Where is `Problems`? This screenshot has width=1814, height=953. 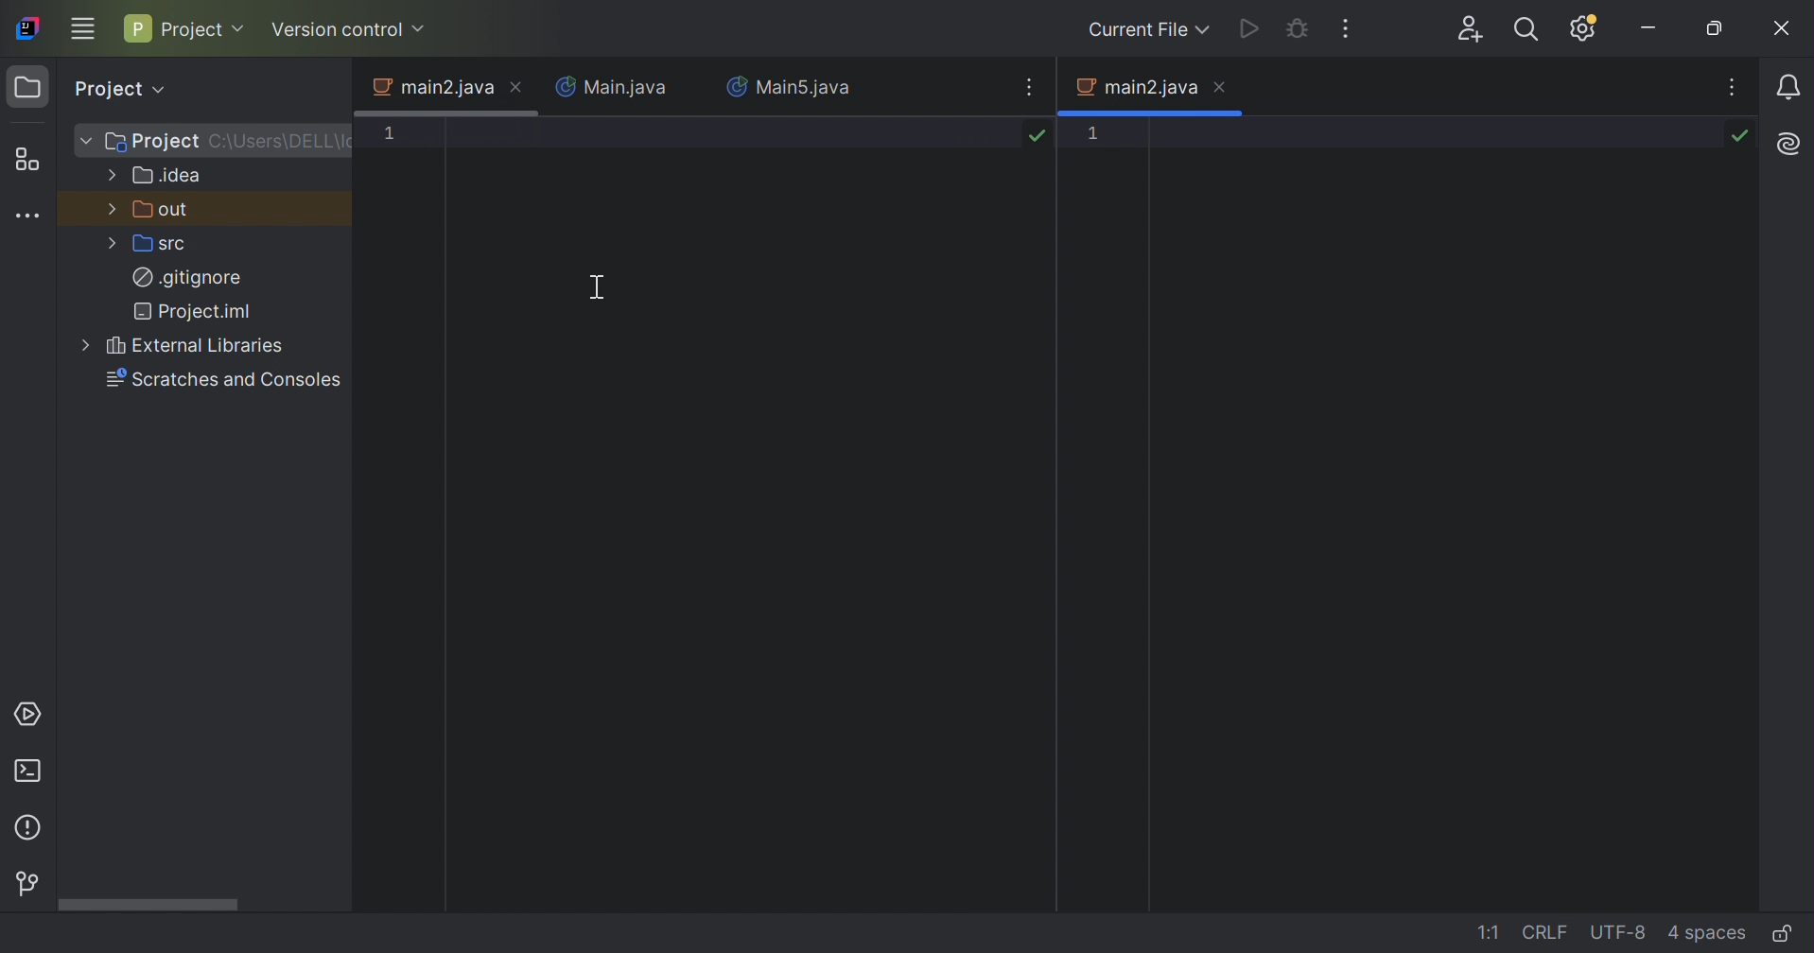
Problems is located at coordinates (34, 828).